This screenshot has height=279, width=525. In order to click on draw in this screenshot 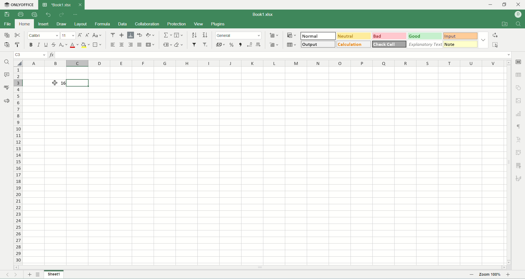, I will do `click(61, 24)`.